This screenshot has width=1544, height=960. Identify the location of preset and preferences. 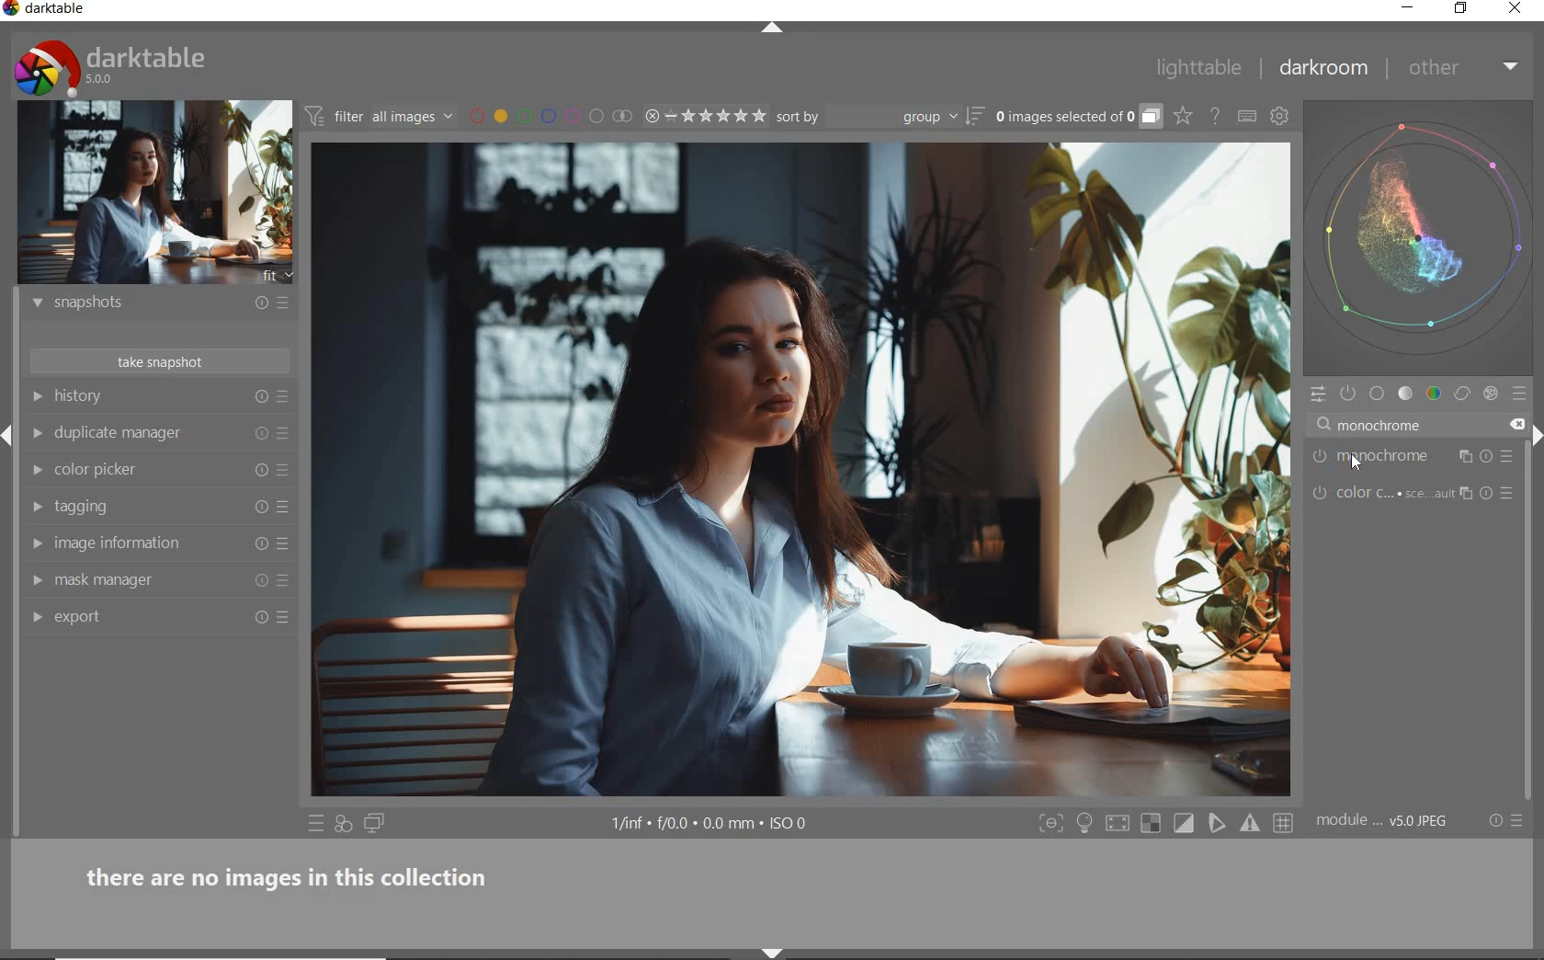
(284, 544).